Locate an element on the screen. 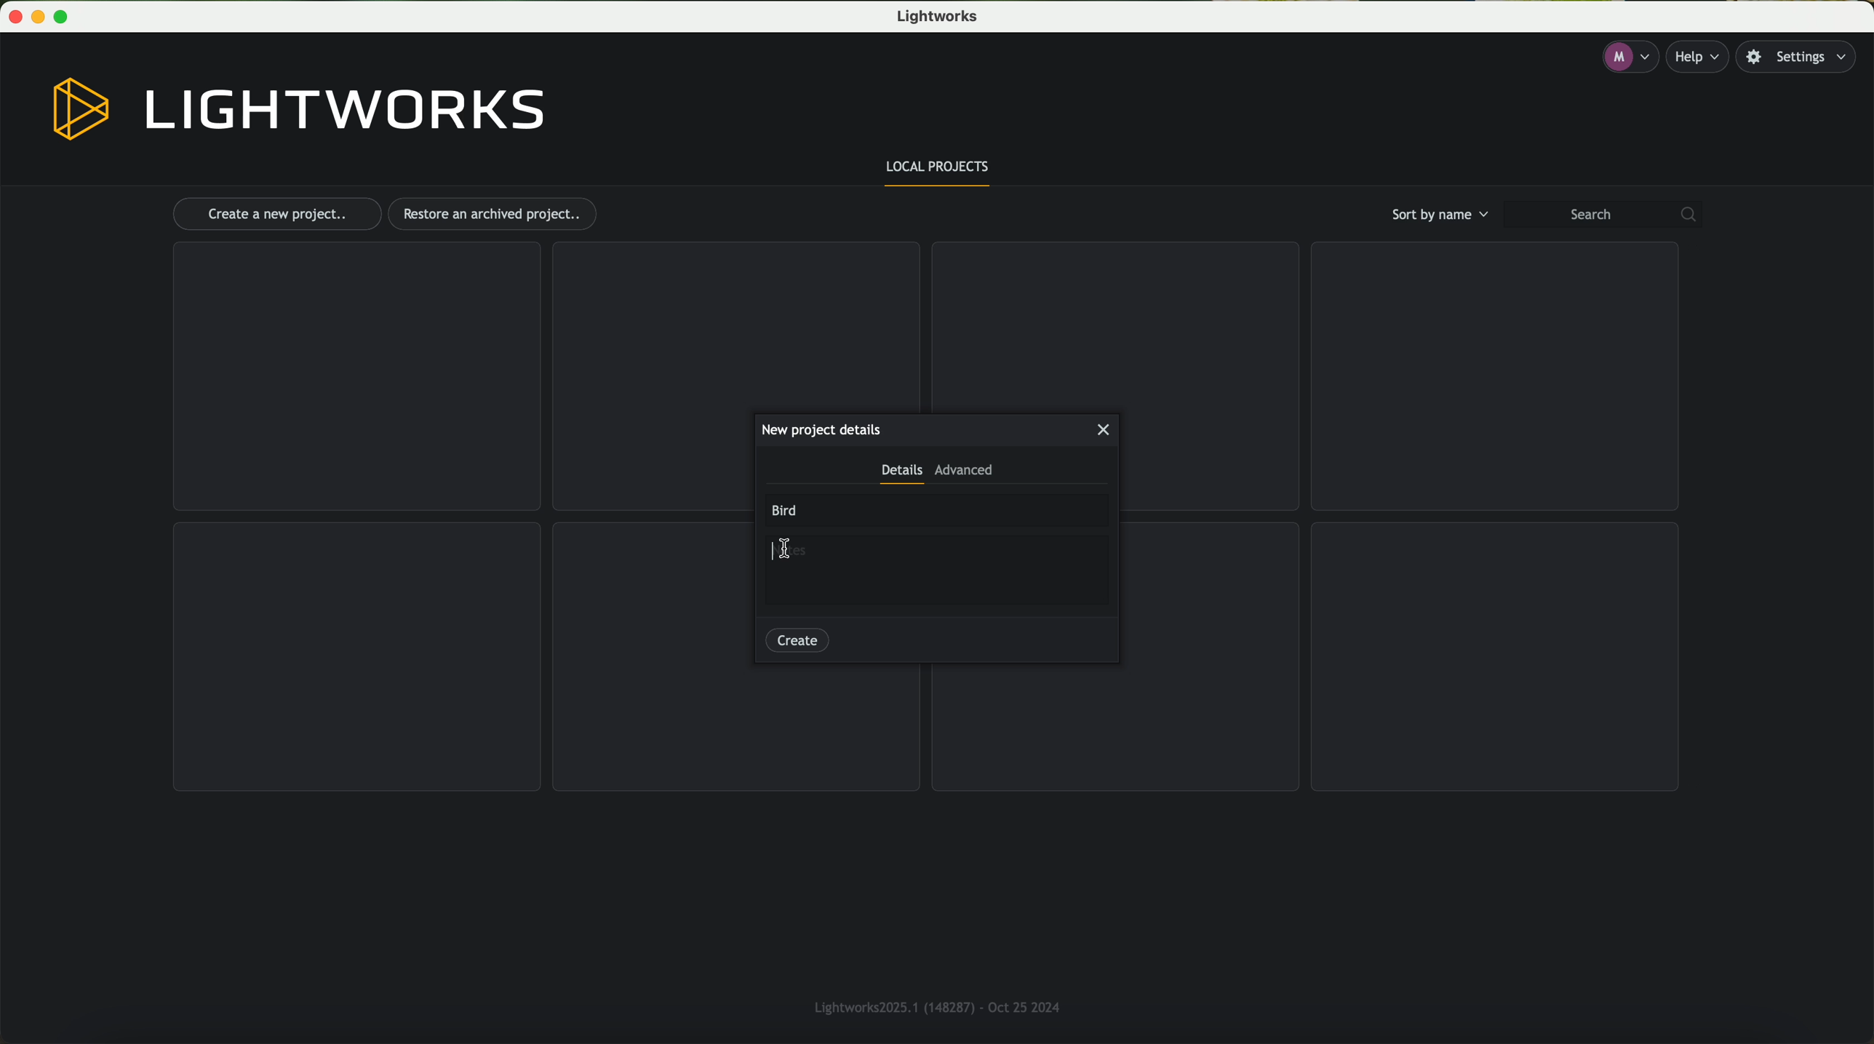 The image size is (1874, 1044). grid is located at coordinates (737, 730).